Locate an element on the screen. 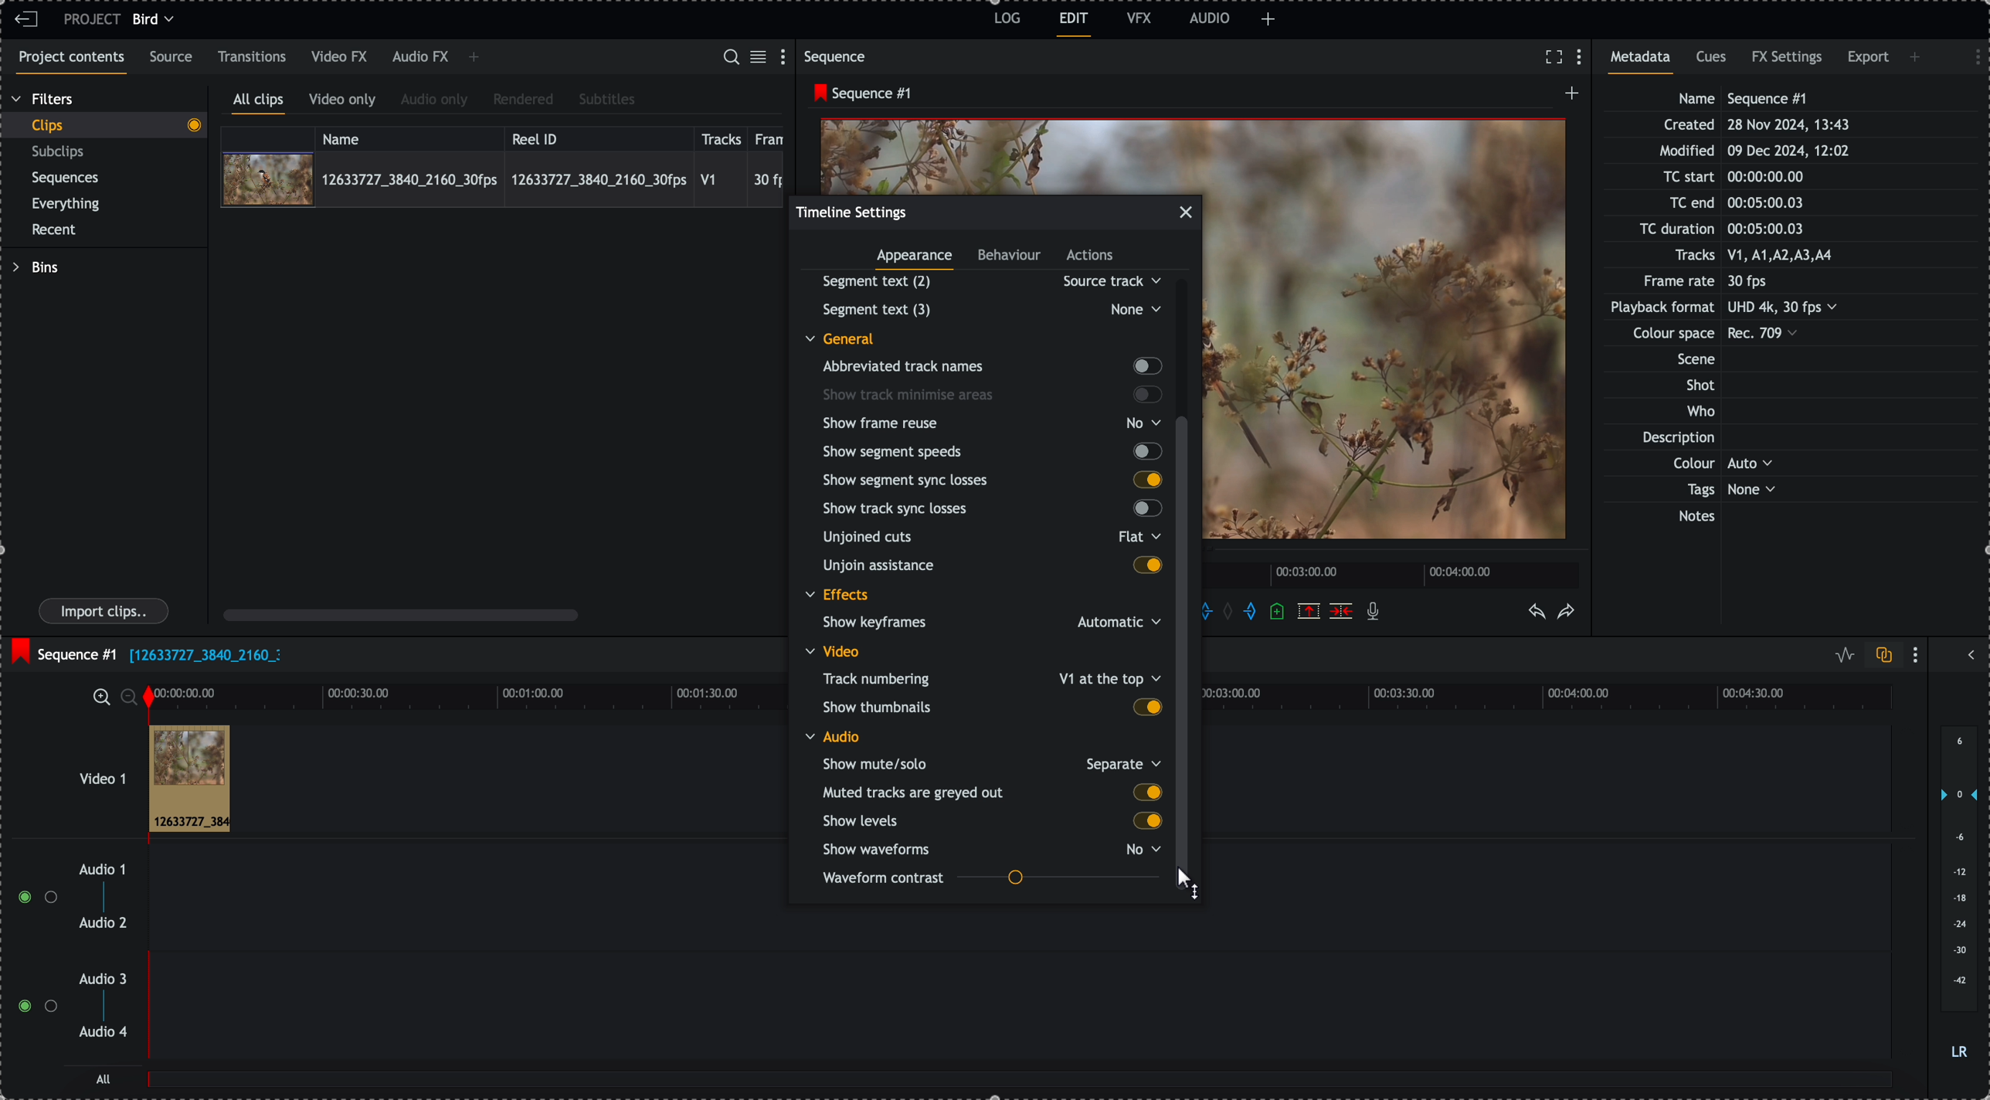  show mute/solo is located at coordinates (990, 763).